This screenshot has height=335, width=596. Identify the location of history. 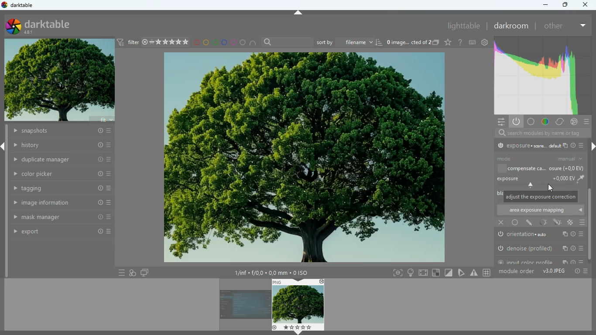
(61, 146).